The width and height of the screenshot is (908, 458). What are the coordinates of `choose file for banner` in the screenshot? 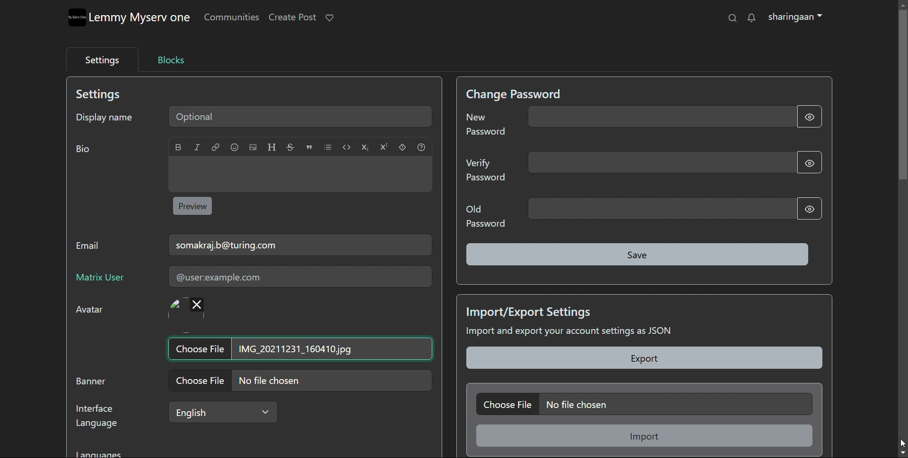 It's located at (305, 381).